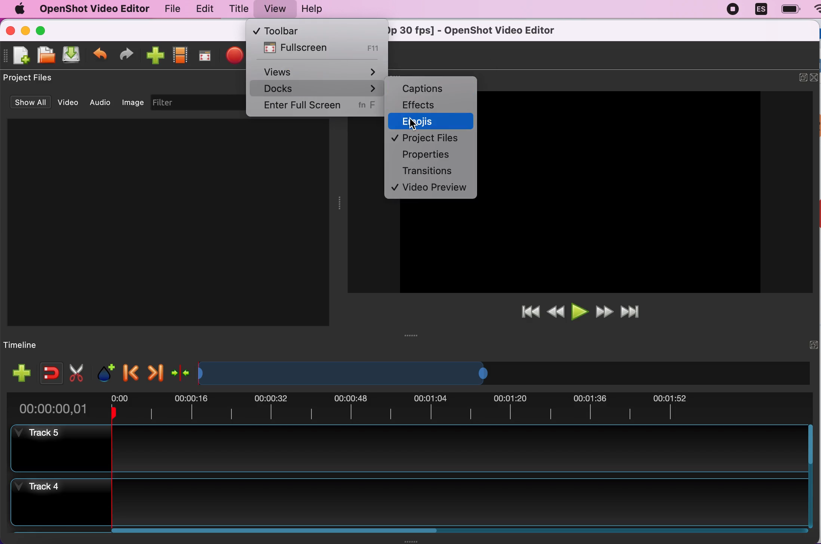 The height and width of the screenshot is (544, 821). I want to click on choose profiles, so click(180, 55).